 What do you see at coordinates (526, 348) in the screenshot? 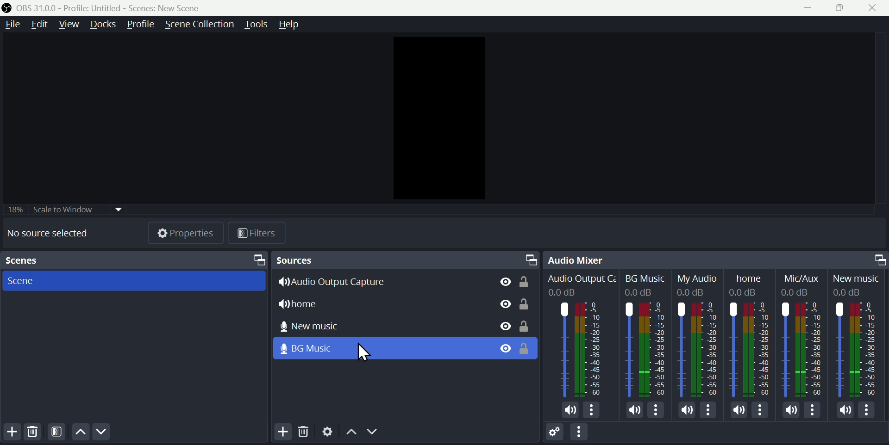
I see `lock/unlock` at bounding box center [526, 348].